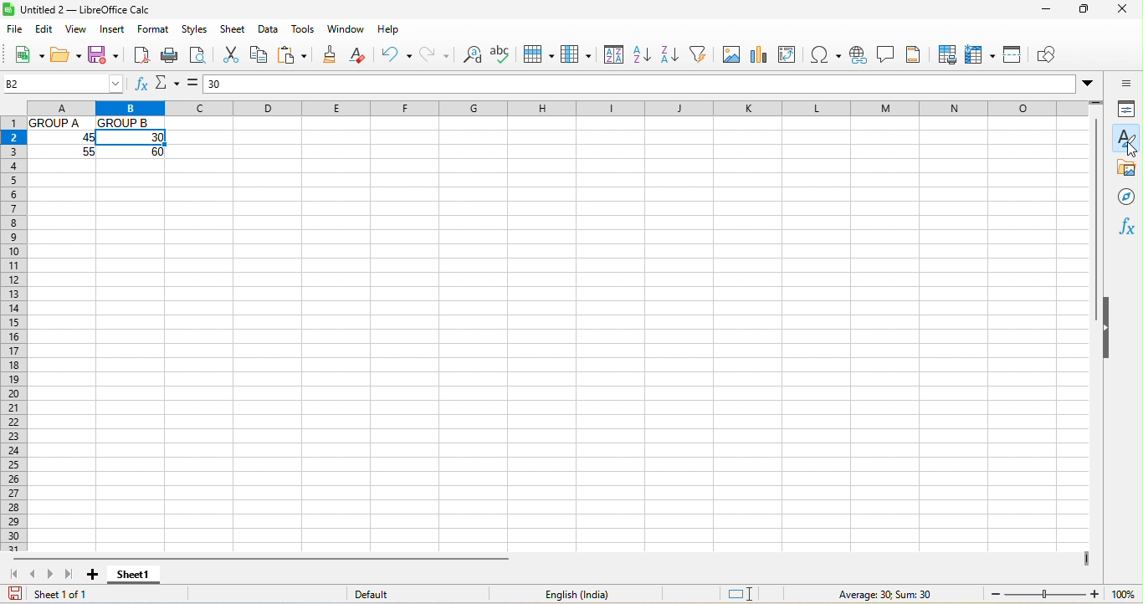 The image size is (1143, 604). Describe the element at coordinates (1107, 327) in the screenshot. I see `hide` at that location.